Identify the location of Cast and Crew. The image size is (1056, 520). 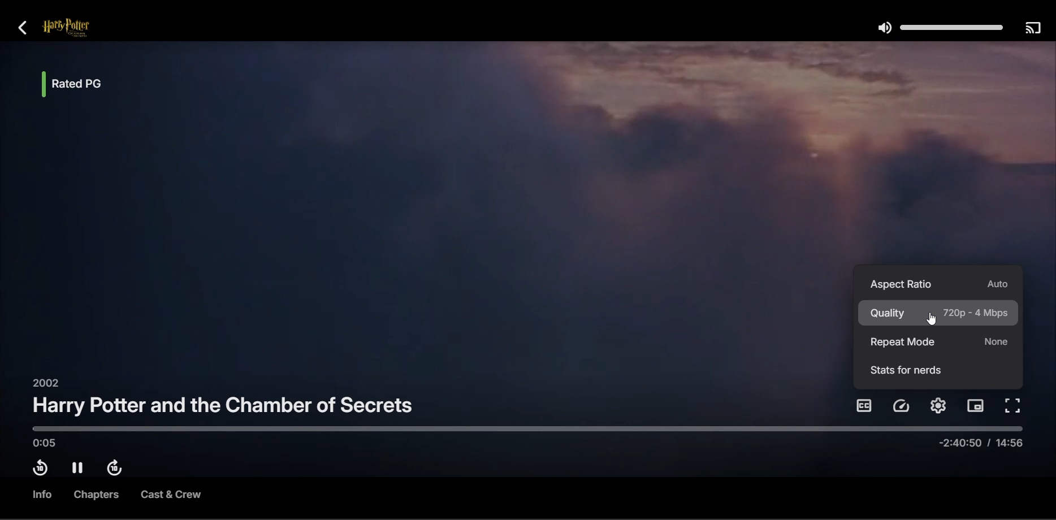
(170, 496).